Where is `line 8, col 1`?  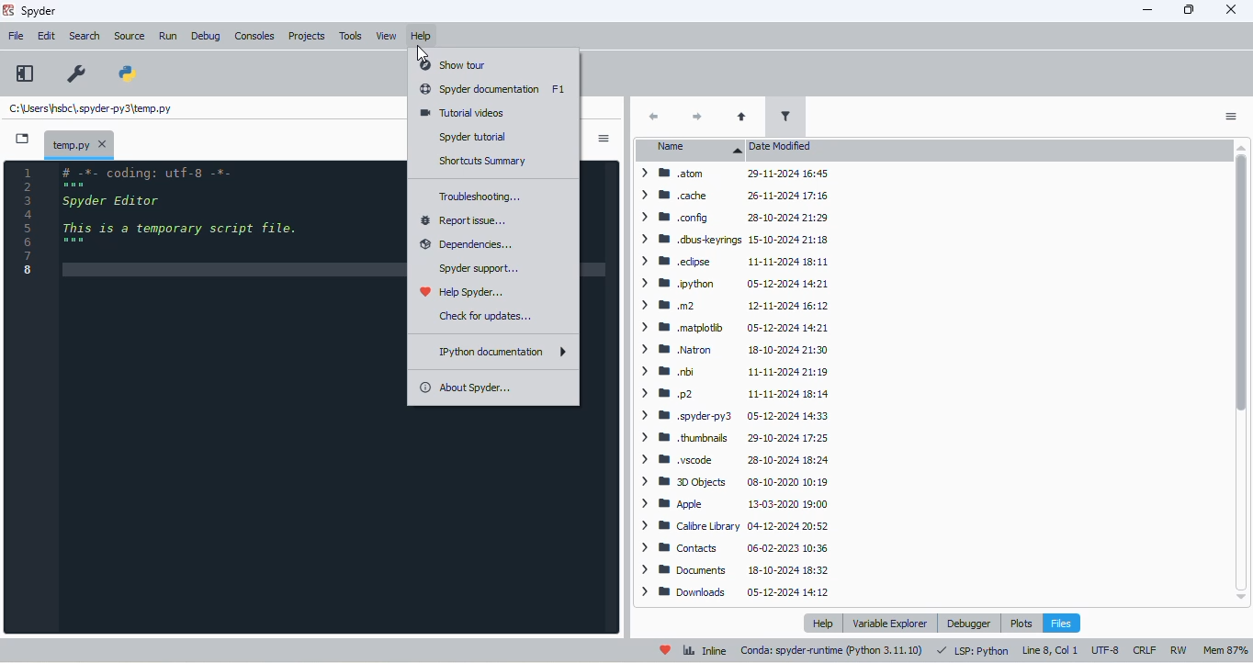
line 8, col 1 is located at coordinates (1049, 651).